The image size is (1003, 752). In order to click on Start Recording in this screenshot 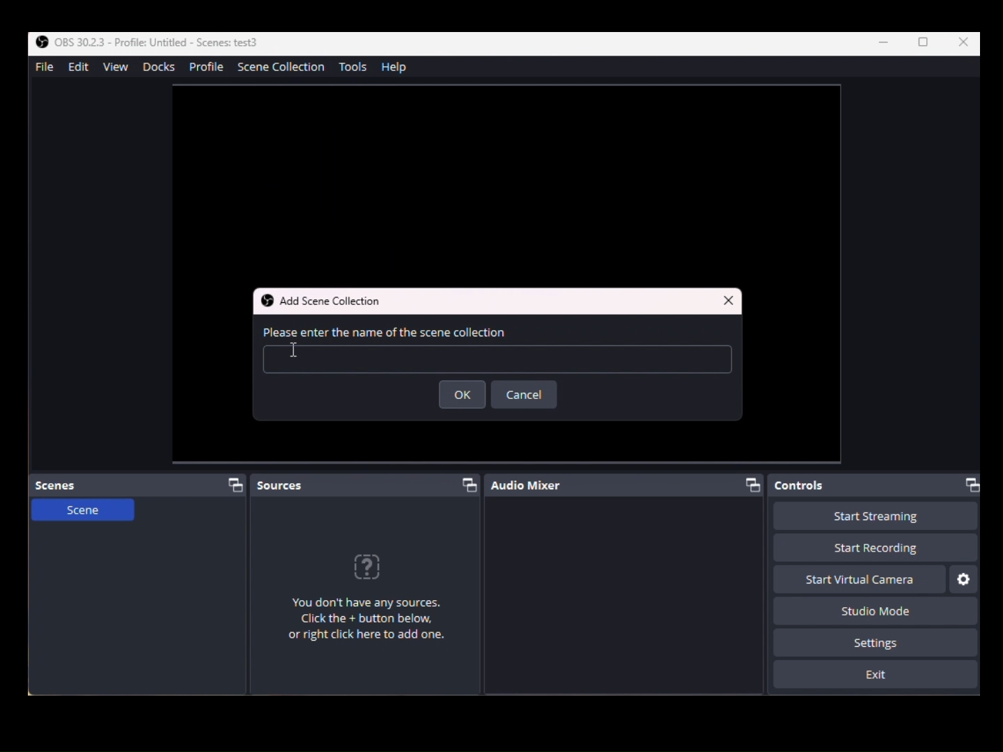, I will do `click(876, 517)`.